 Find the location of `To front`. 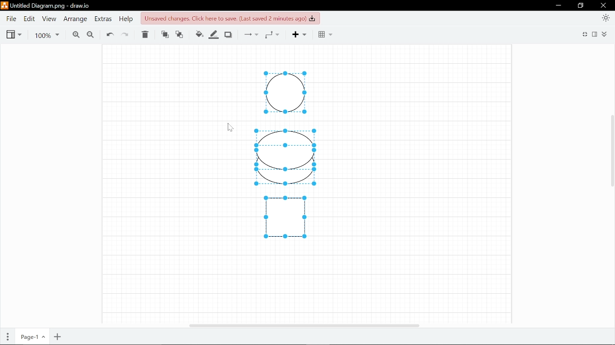

To front is located at coordinates (164, 35).